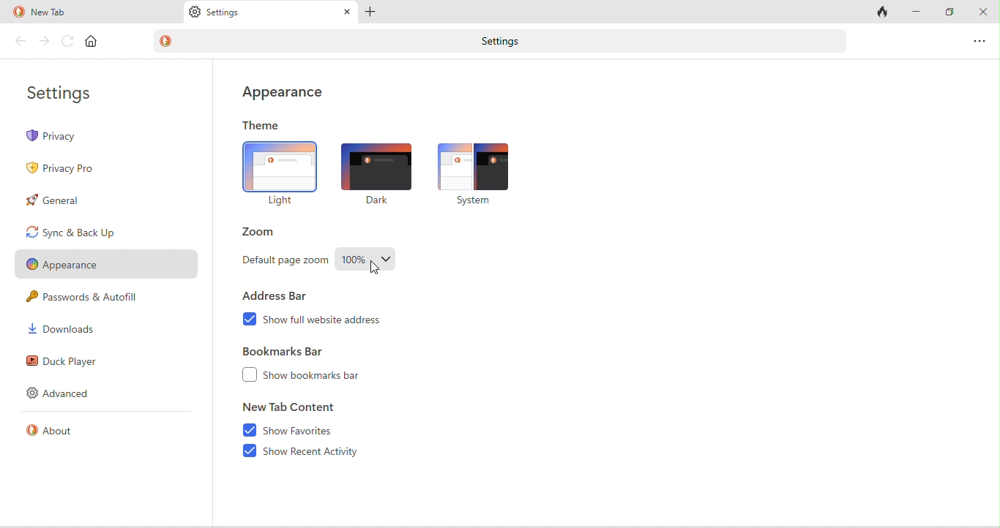 The width and height of the screenshot is (1000, 528). Describe the element at coordinates (92, 42) in the screenshot. I see `home` at that location.